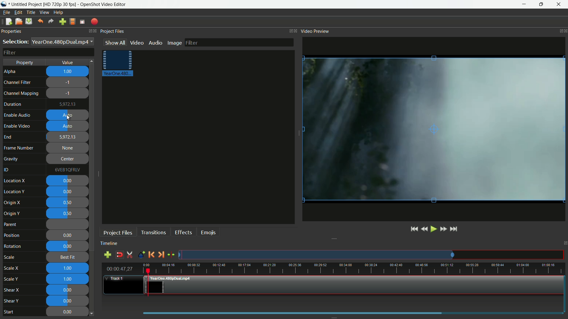  I want to click on 6VEB1QFRLV, so click(66, 170).